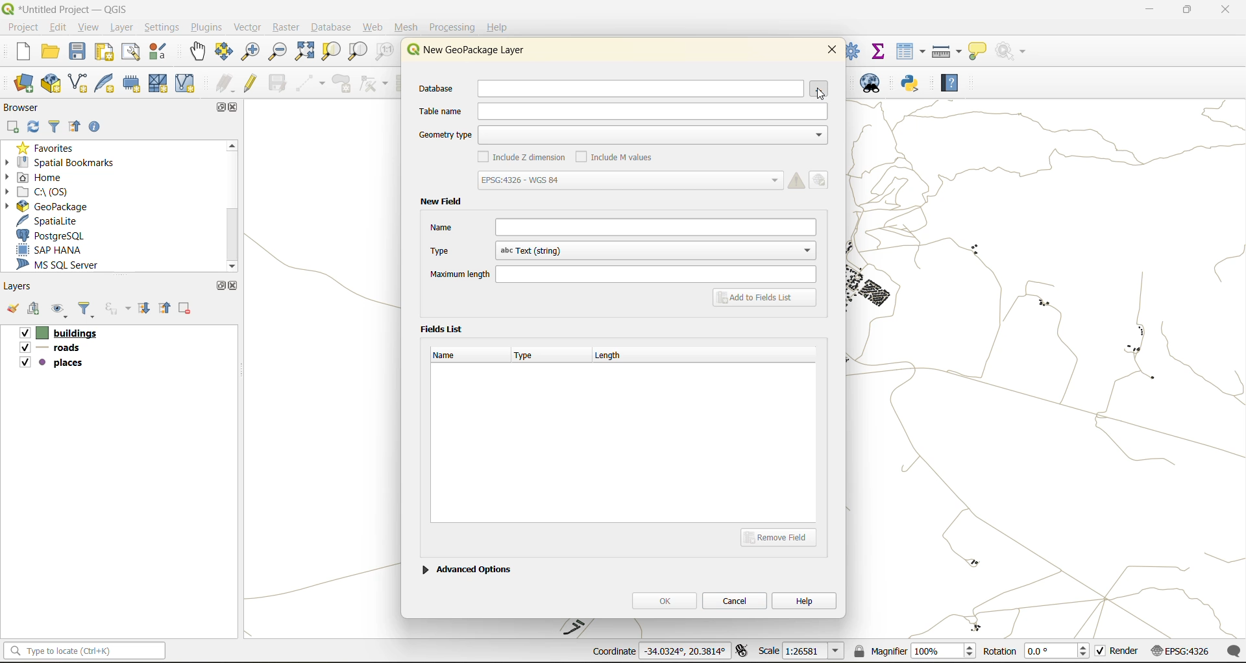 The image size is (1246, 663). What do you see at coordinates (57, 334) in the screenshot?
I see `buildings` at bounding box center [57, 334].